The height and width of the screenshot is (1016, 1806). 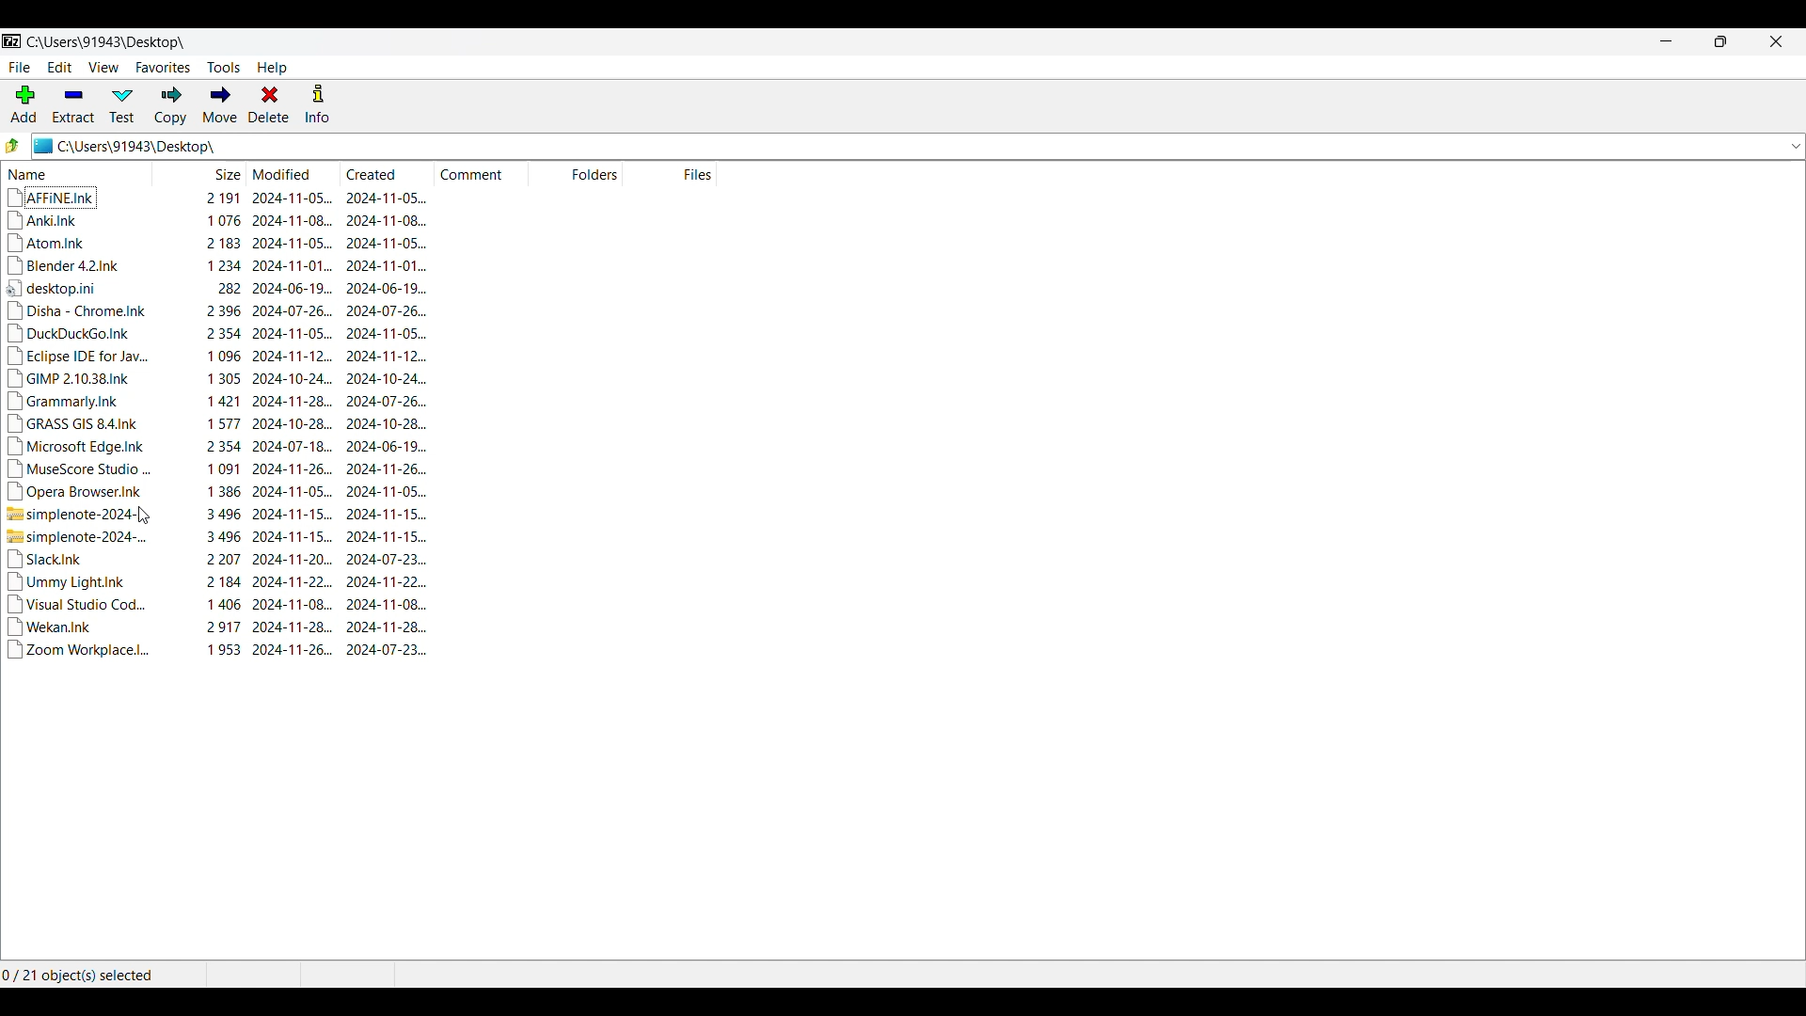 I want to click on Delete, so click(x=268, y=103).